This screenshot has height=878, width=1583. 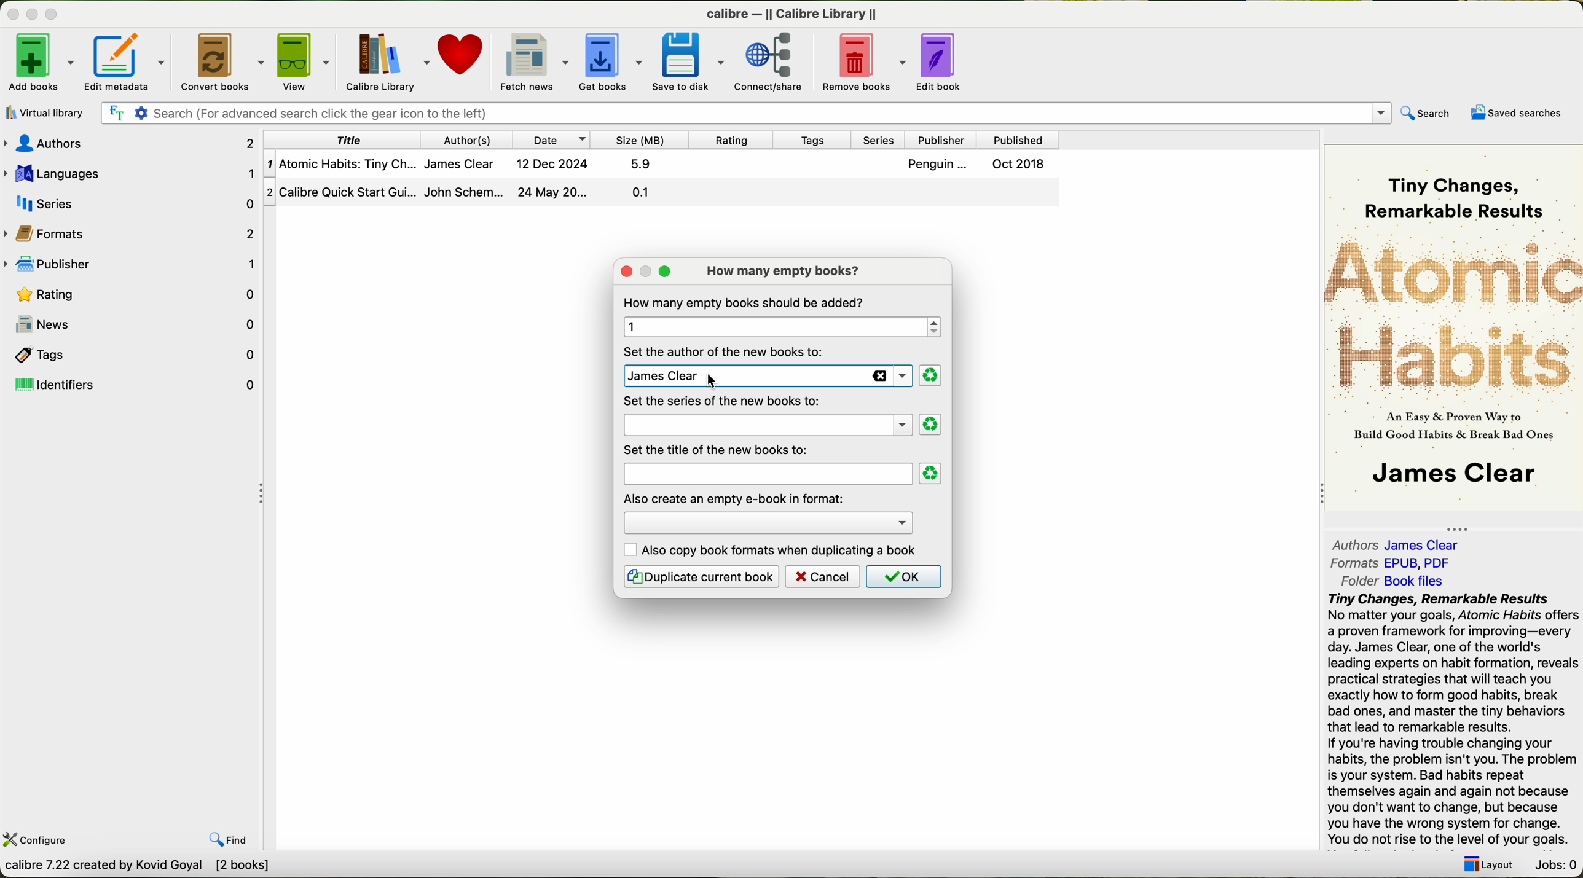 I want to click on title, so click(x=766, y=474).